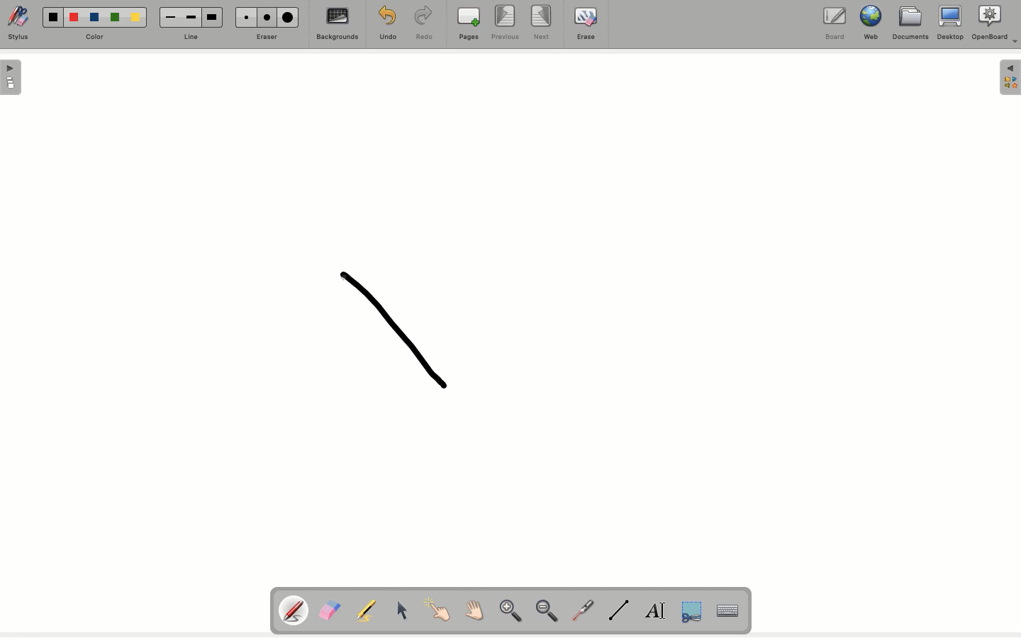  I want to click on Small, so click(247, 17).